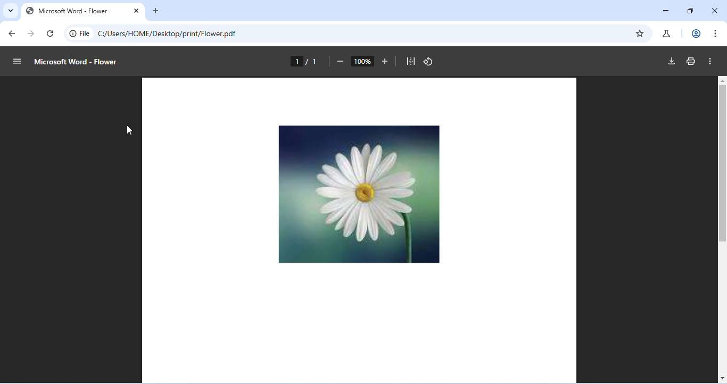  I want to click on vertical scroll bar, so click(722, 168).